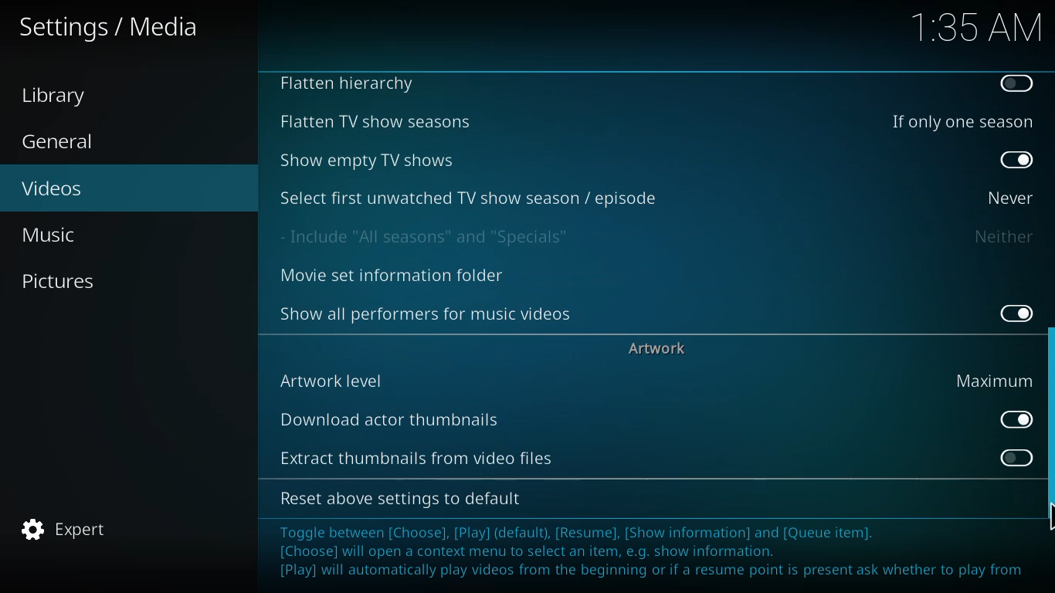 The height and width of the screenshot is (593, 1055). What do you see at coordinates (430, 236) in the screenshot?
I see `include all` at bounding box center [430, 236].